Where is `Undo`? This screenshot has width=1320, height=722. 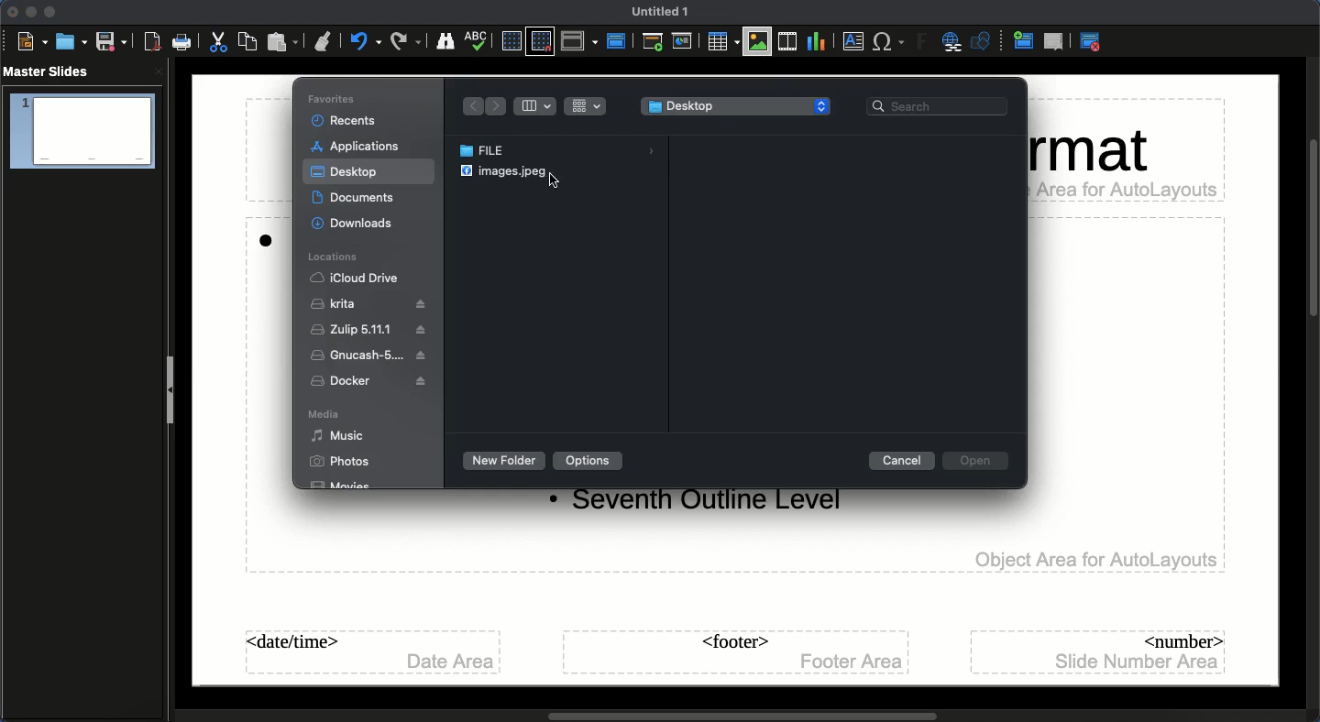 Undo is located at coordinates (366, 41).